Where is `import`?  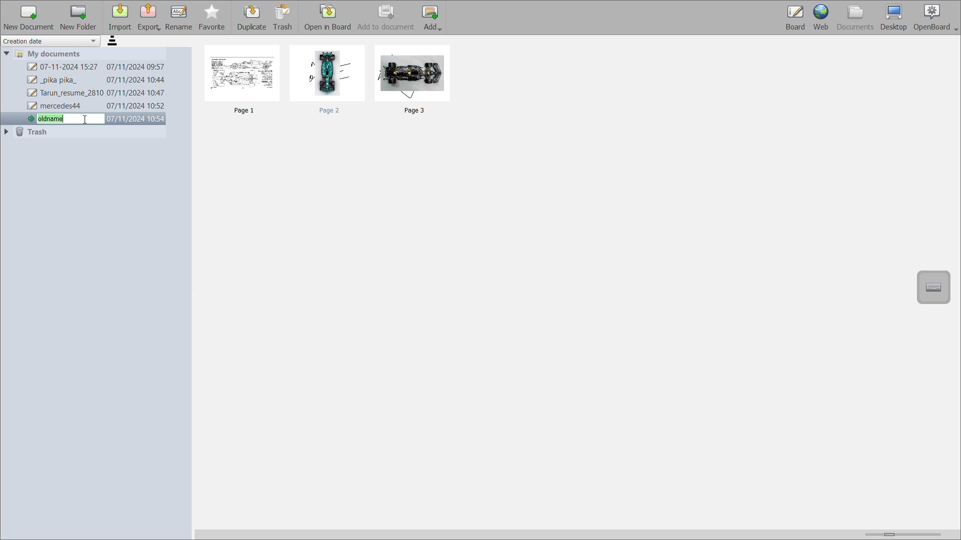 import is located at coordinates (120, 18).